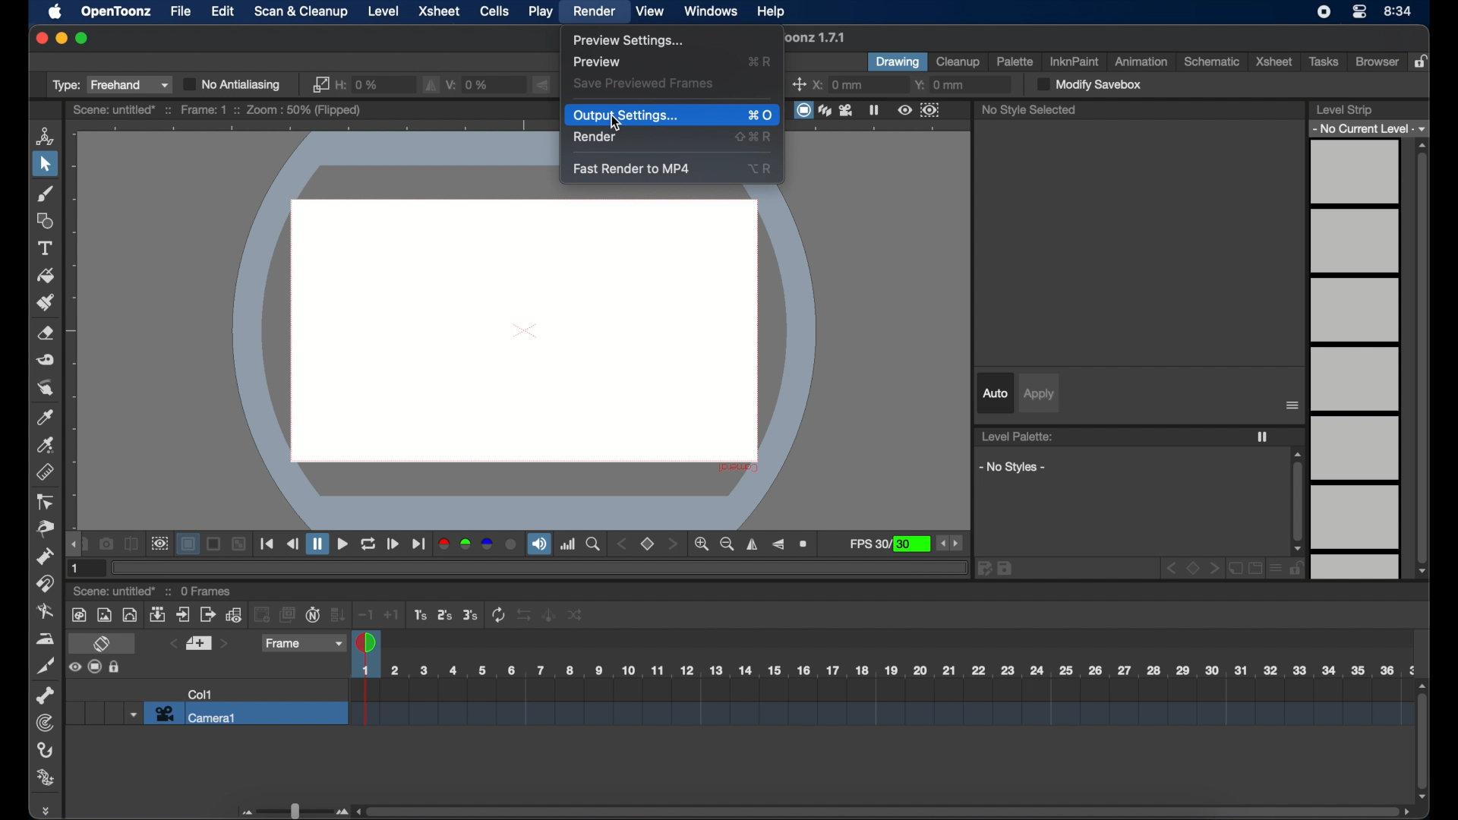  I want to click on , so click(240, 544).